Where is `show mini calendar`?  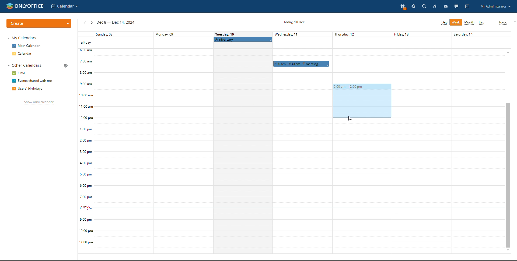 show mini calendar is located at coordinates (38, 103).